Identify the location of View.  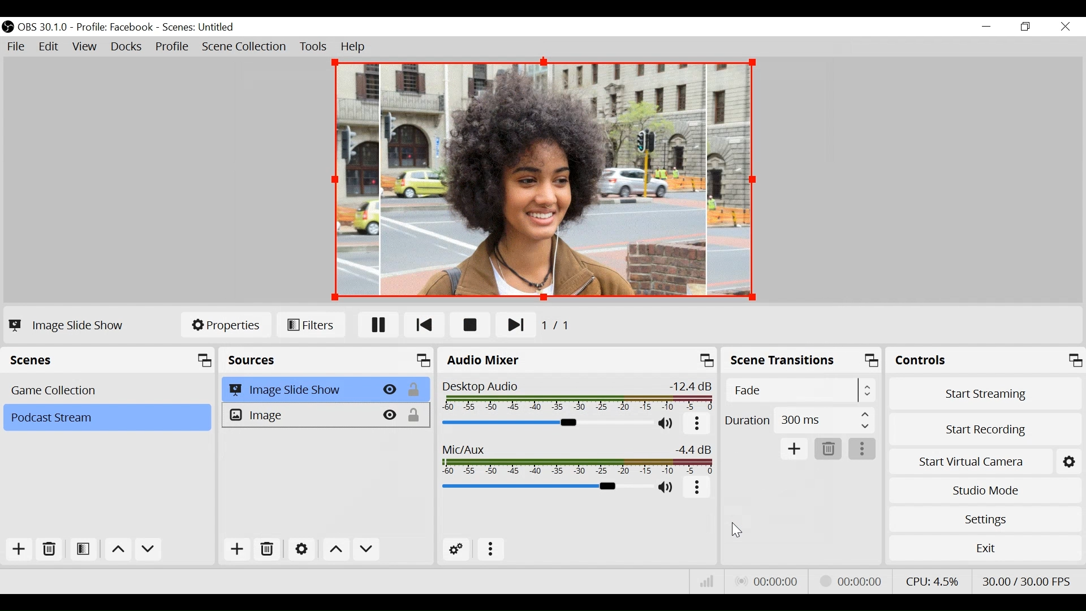
(87, 48).